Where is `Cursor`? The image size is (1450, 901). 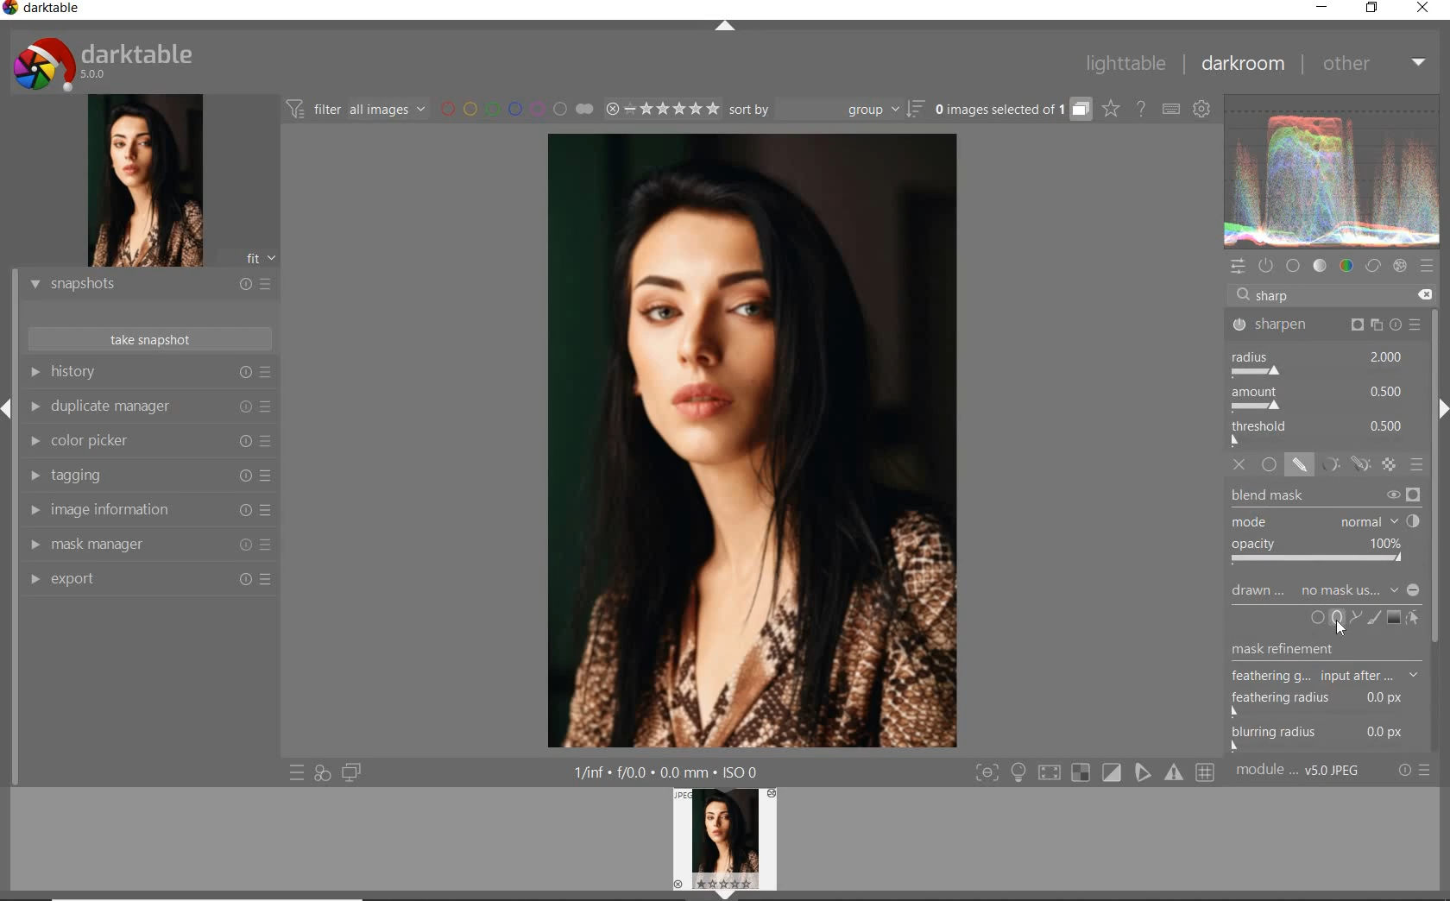 Cursor is located at coordinates (1345, 627).